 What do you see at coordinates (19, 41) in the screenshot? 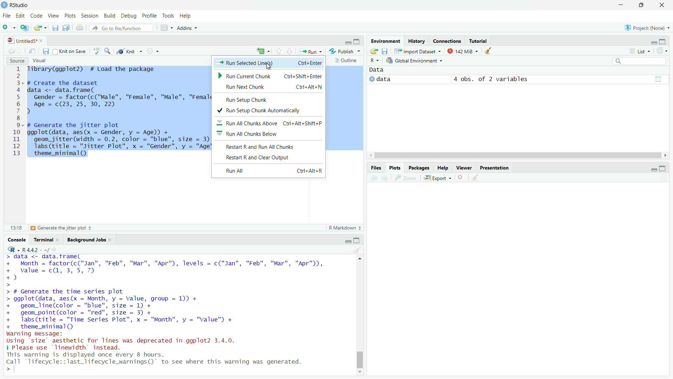
I see `untitled5` at bounding box center [19, 41].